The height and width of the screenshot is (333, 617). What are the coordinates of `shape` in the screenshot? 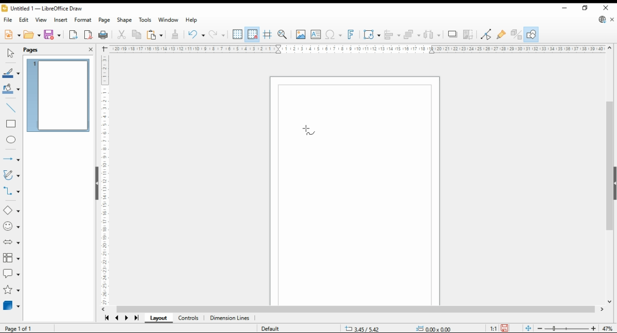 It's located at (124, 20).